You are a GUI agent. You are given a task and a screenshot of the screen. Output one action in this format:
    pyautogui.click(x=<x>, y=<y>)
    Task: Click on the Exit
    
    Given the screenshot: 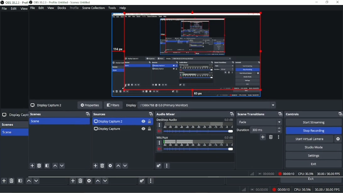 What is the action you would take?
    pyautogui.click(x=316, y=165)
    